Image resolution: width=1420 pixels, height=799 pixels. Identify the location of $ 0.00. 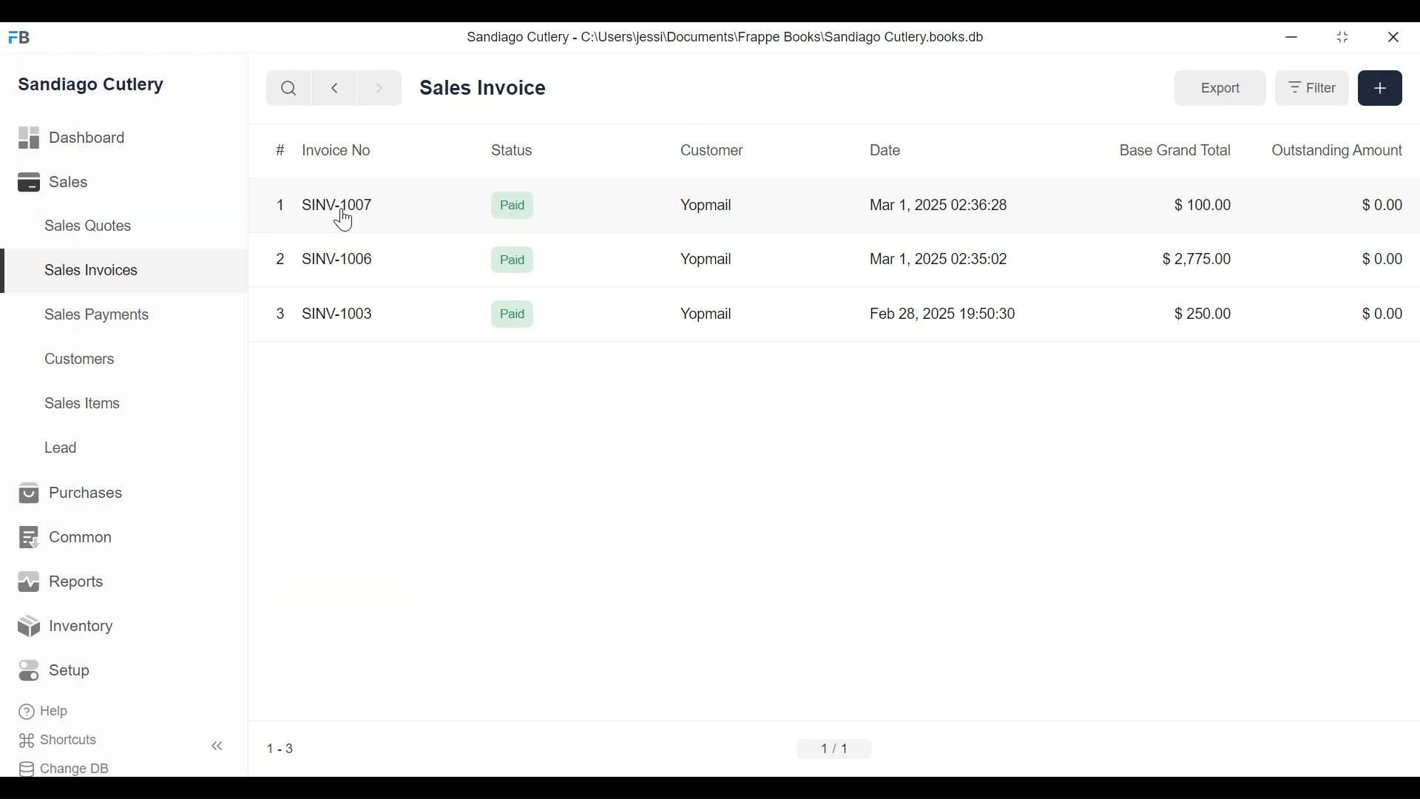
(1382, 314).